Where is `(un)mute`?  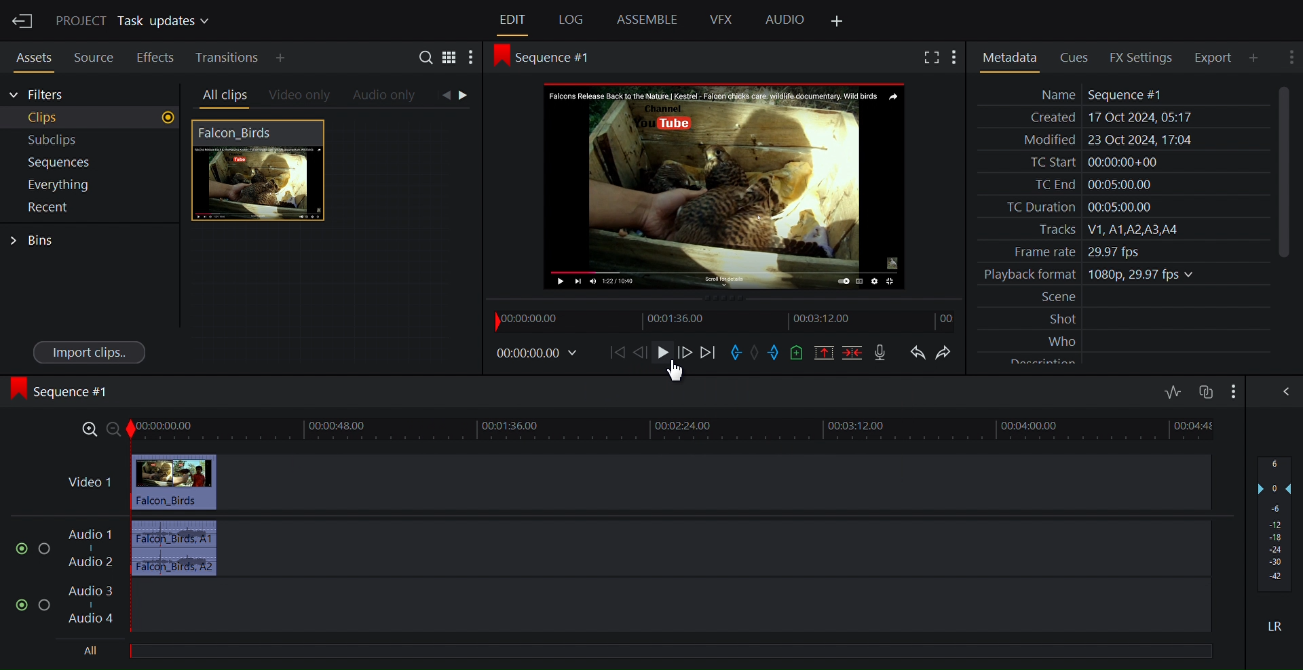 (un)mute is located at coordinates (22, 549).